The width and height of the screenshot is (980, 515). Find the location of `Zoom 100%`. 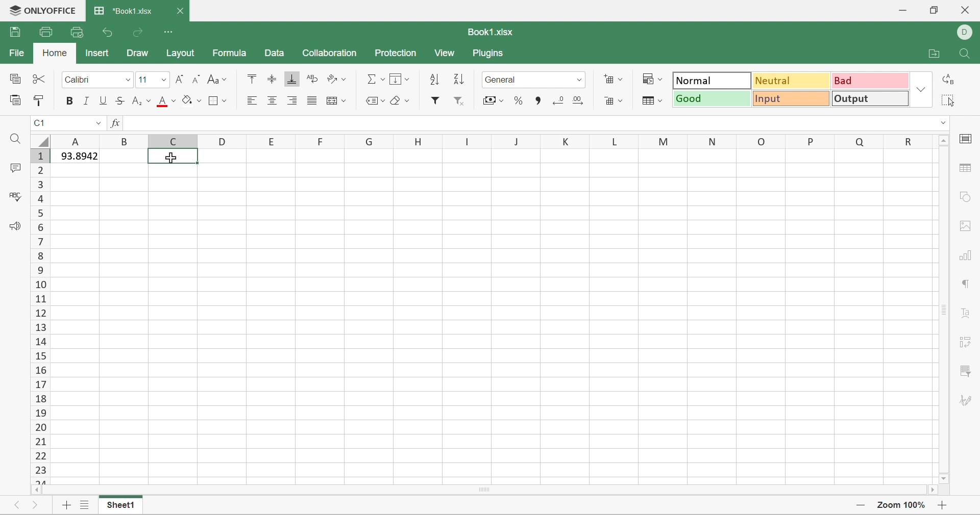

Zoom 100% is located at coordinates (899, 506).